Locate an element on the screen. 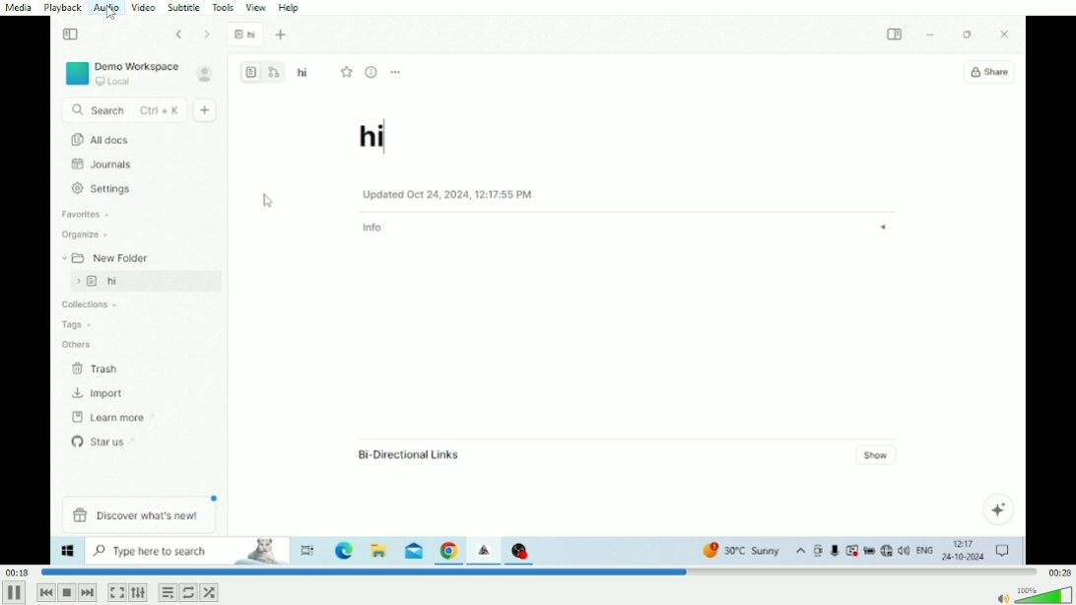 The width and height of the screenshot is (1076, 605). Random is located at coordinates (209, 592).